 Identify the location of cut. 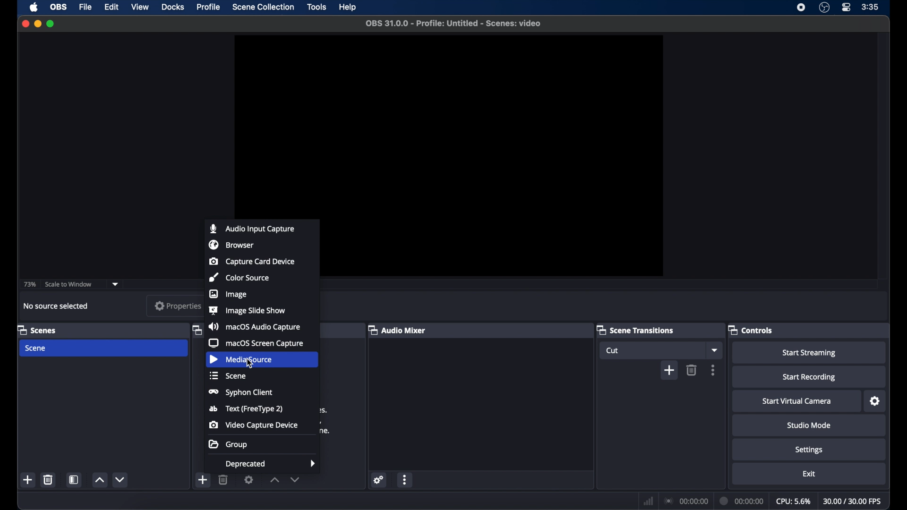
(612, 350).